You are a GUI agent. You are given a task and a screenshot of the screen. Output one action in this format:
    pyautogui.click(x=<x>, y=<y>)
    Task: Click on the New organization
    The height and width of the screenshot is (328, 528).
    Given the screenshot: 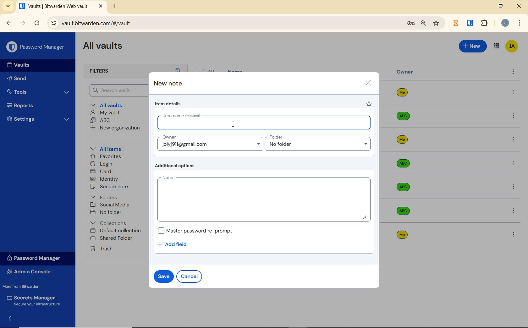 What is the action you would take?
    pyautogui.click(x=117, y=129)
    